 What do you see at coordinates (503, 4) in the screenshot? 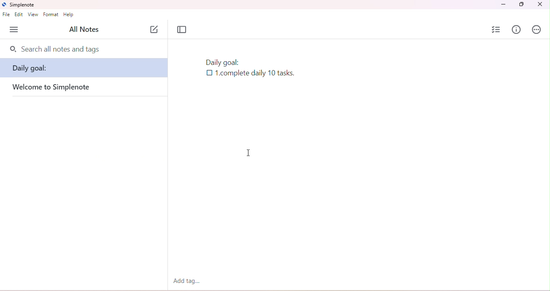
I see `minimize` at bounding box center [503, 4].